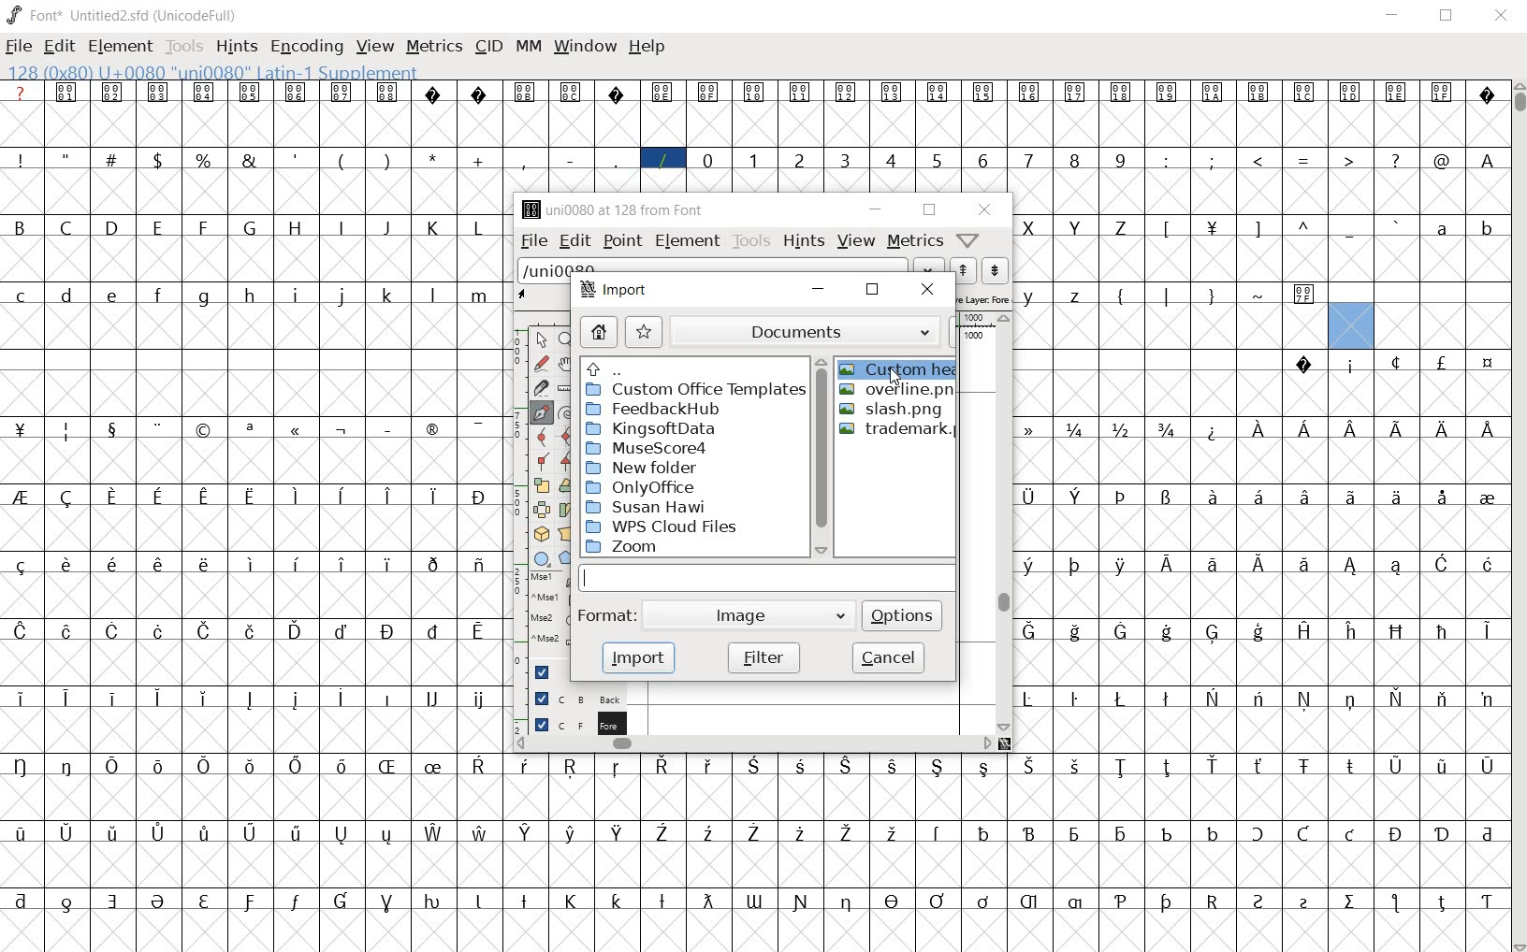 The image size is (1527, 952). Describe the element at coordinates (1488, 161) in the screenshot. I see `glyph` at that location.